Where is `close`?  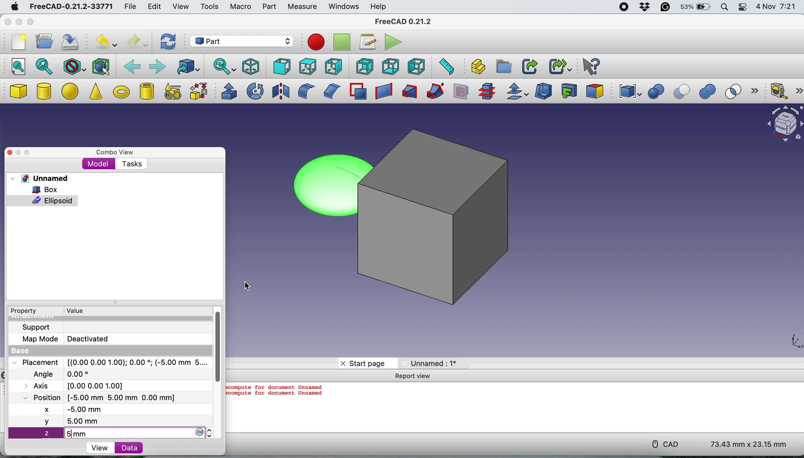
close is located at coordinates (7, 22).